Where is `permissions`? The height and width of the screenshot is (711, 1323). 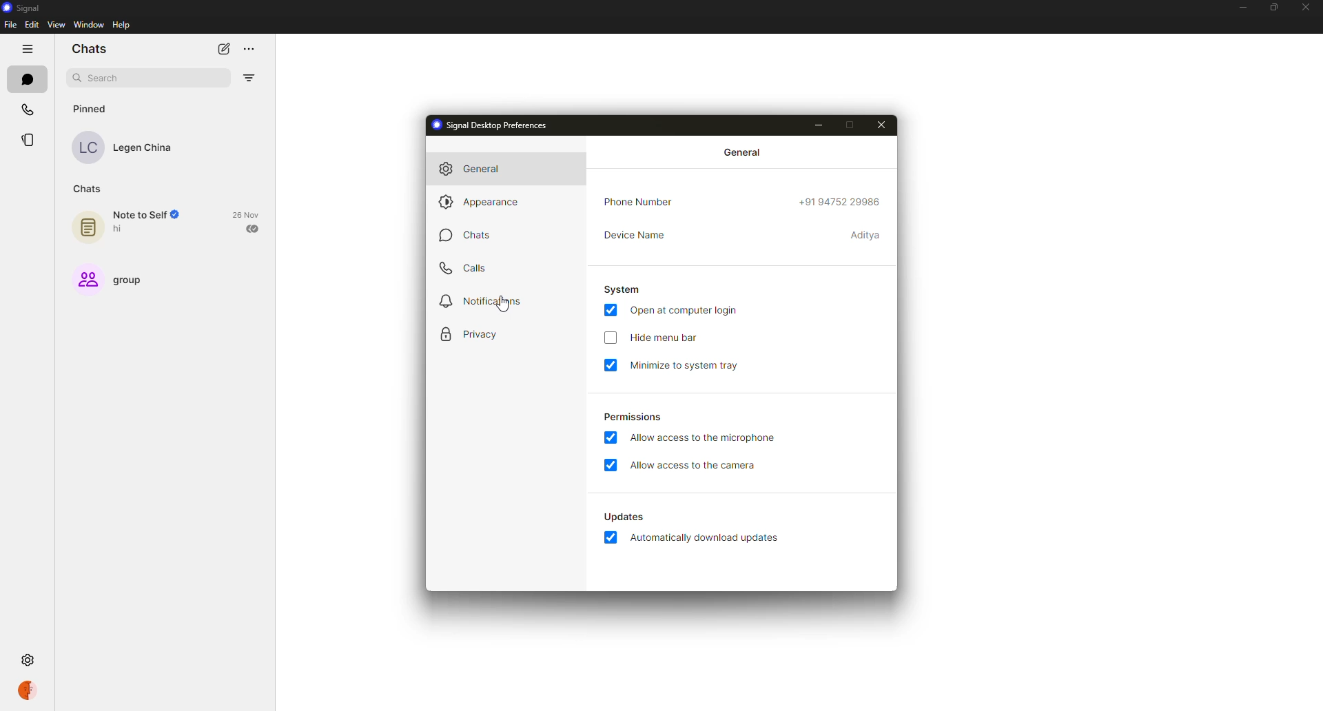 permissions is located at coordinates (633, 415).